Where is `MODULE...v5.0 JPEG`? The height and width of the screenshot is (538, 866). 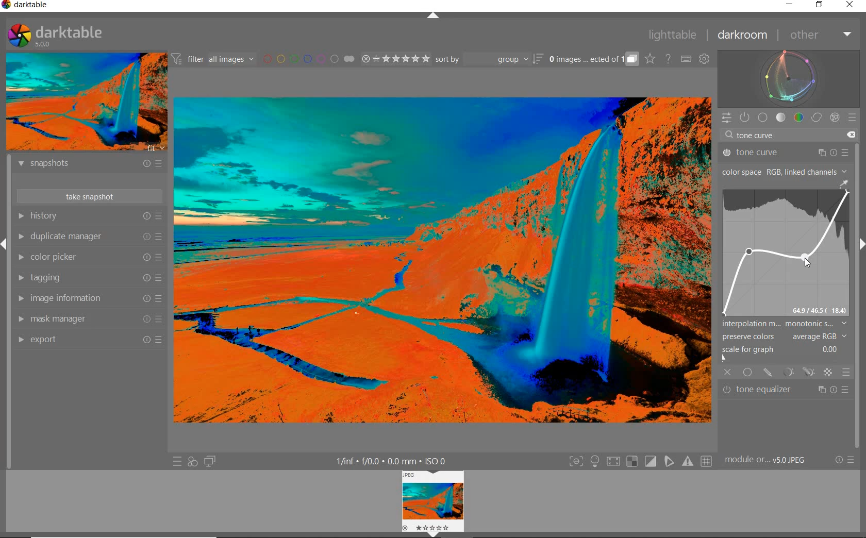 MODULE...v5.0 JPEG is located at coordinates (768, 461).